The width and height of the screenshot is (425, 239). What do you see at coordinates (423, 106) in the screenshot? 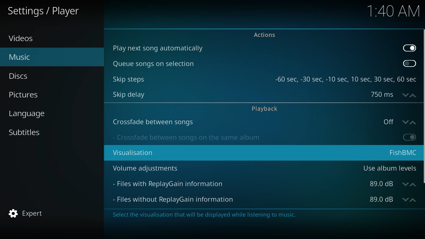
I see `scroll bar` at bounding box center [423, 106].